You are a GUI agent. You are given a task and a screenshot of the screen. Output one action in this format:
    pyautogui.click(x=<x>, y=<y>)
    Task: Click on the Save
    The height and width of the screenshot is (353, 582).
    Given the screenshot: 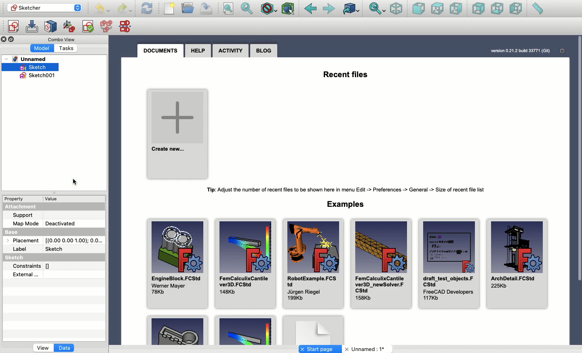 What is the action you would take?
    pyautogui.click(x=207, y=9)
    